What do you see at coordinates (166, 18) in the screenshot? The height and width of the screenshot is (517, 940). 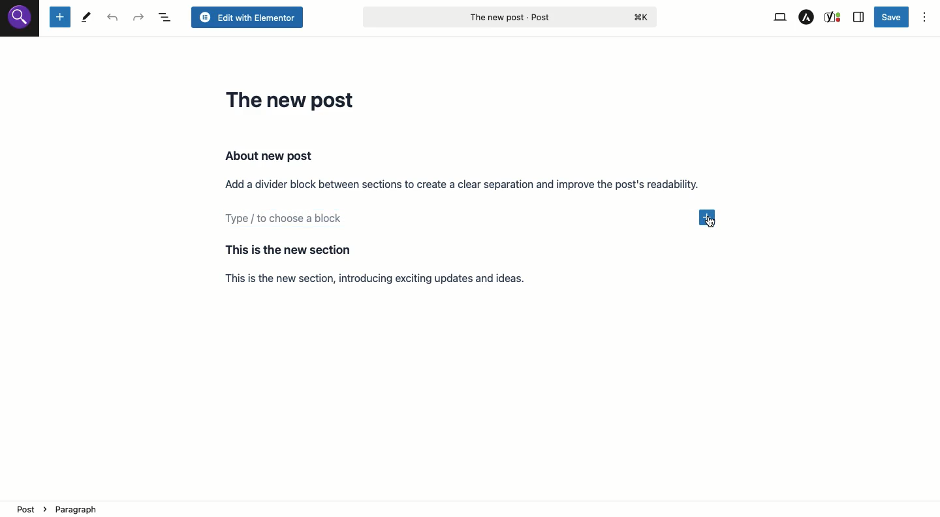 I see `Document overview` at bounding box center [166, 18].